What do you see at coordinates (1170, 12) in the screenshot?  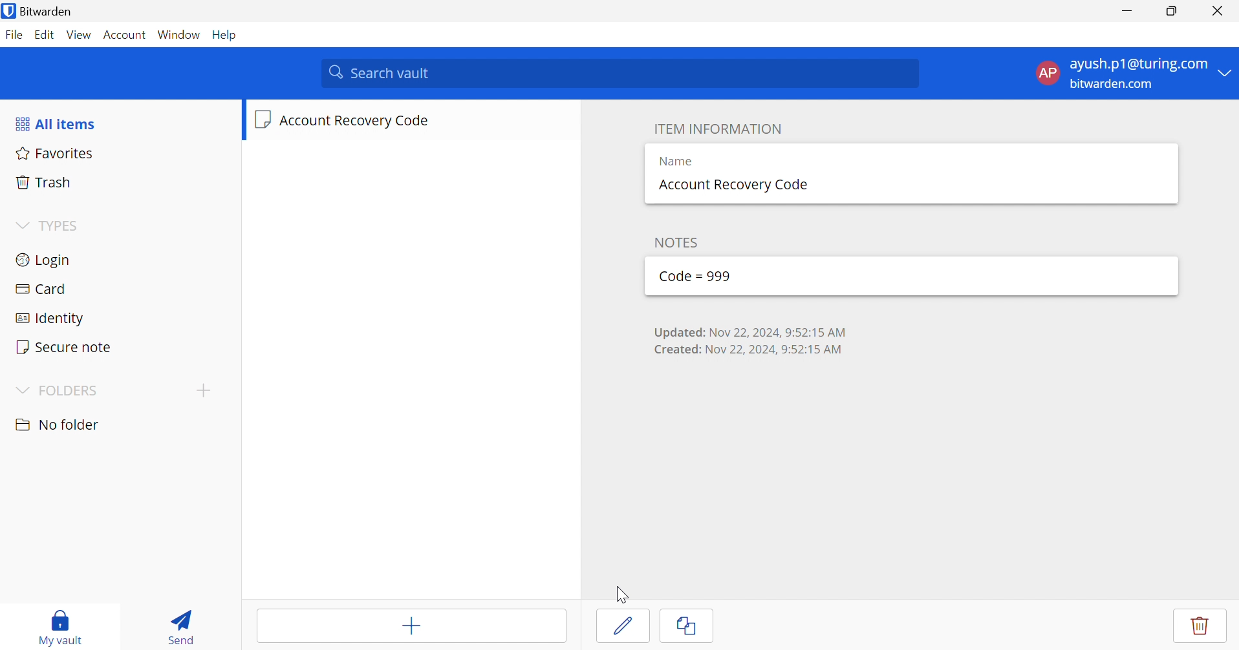 I see `Restore Down` at bounding box center [1170, 12].